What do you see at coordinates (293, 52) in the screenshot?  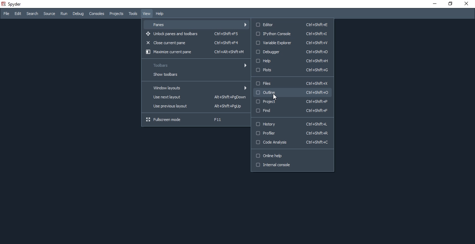 I see `Debugger` at bounding box center [293, 52].